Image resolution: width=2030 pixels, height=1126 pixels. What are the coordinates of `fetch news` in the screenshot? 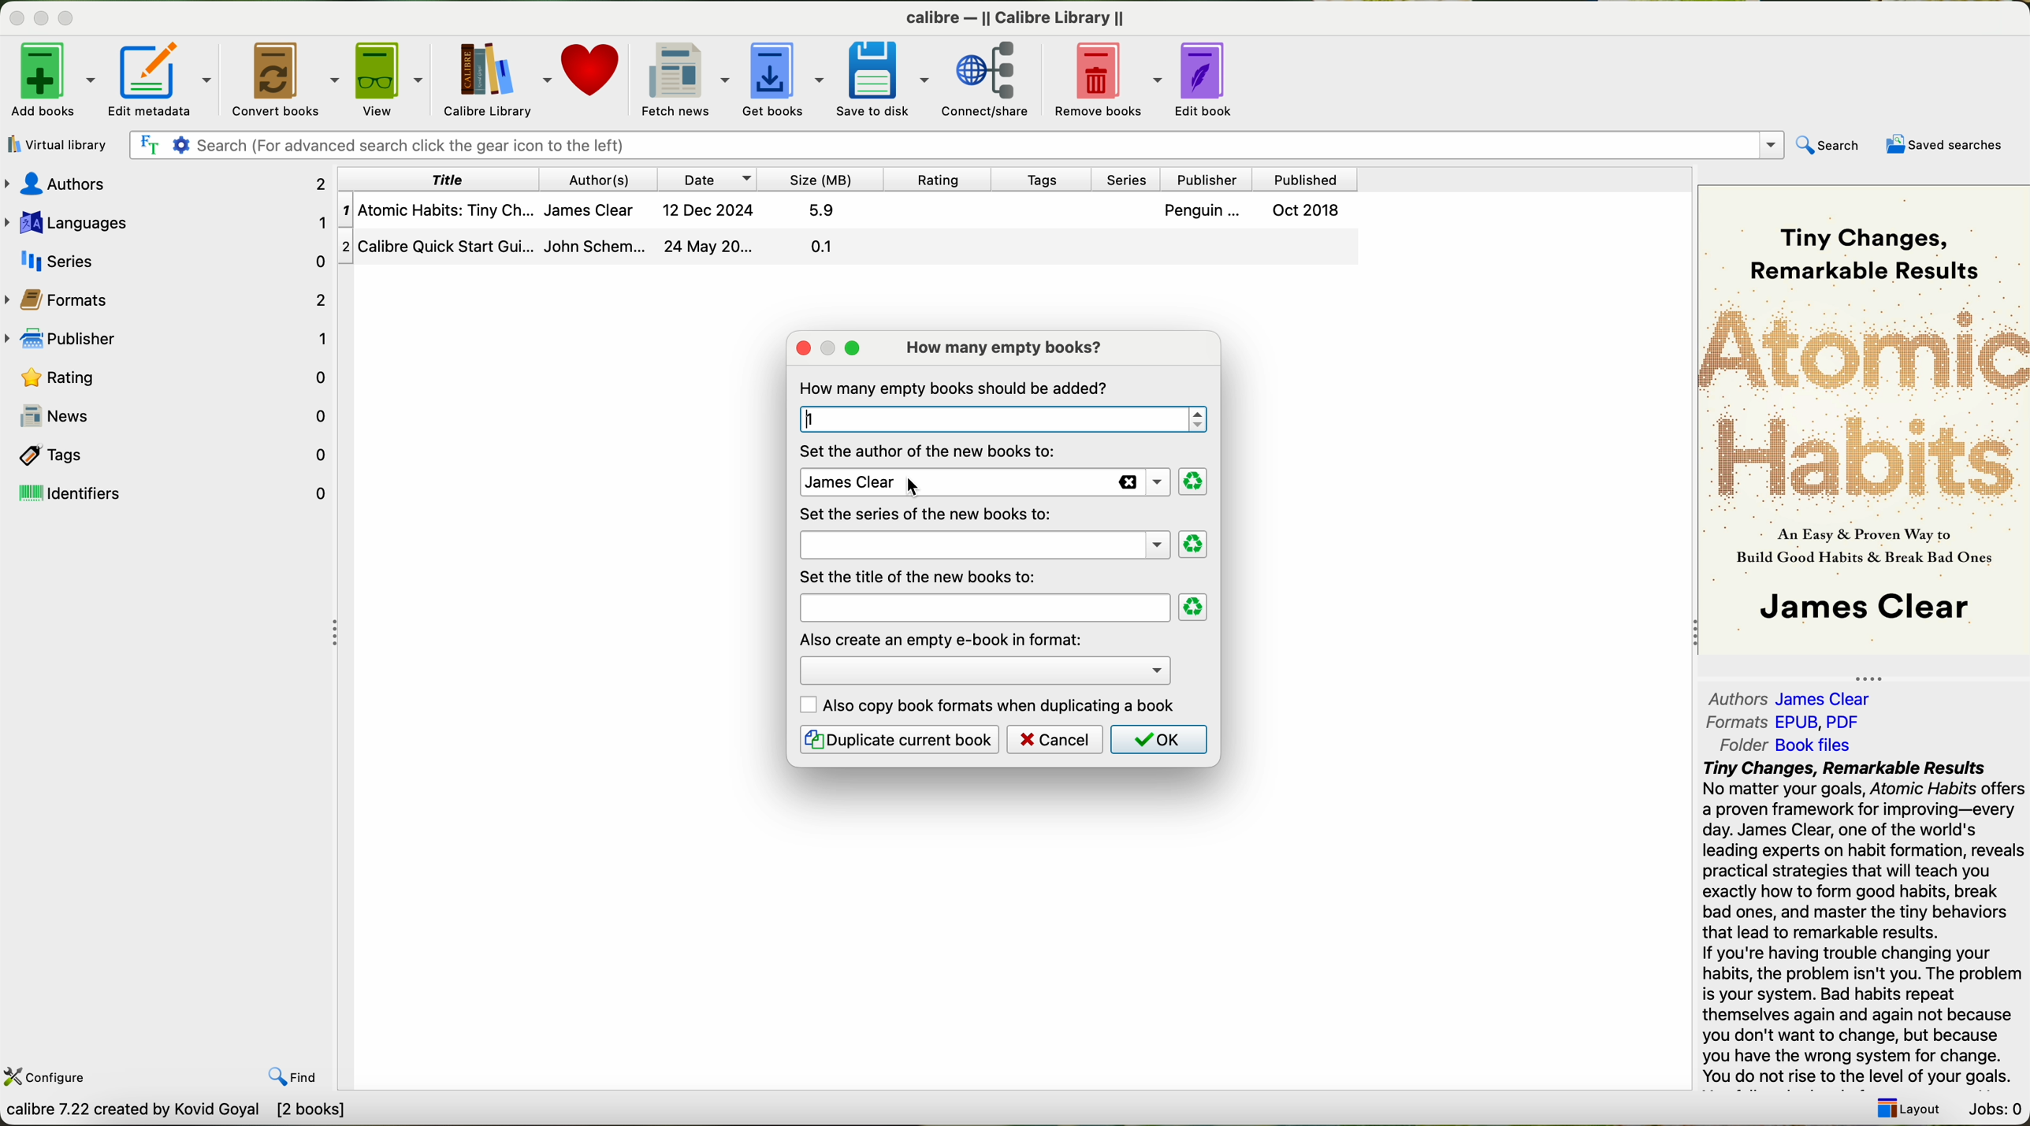 It's located at (682, 78).